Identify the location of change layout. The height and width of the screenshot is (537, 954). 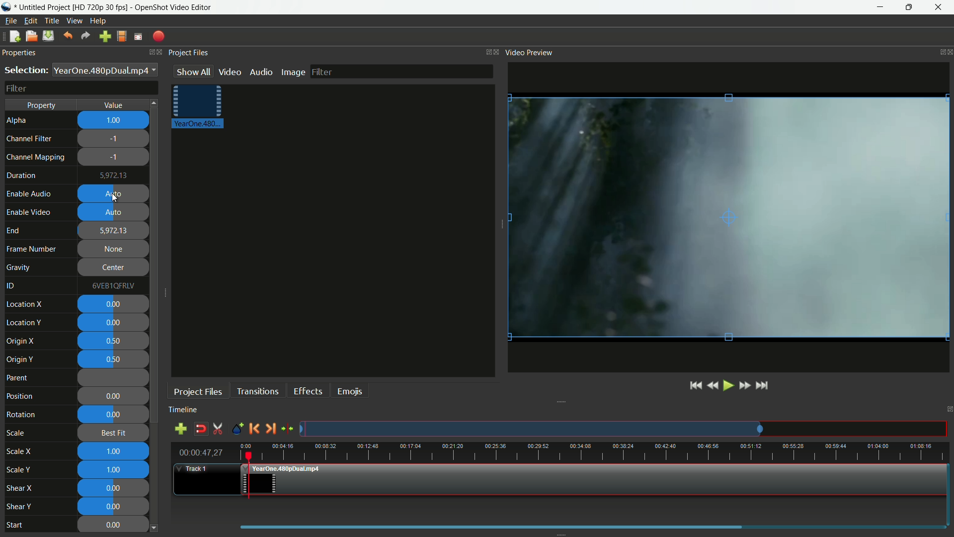
(484, 52).